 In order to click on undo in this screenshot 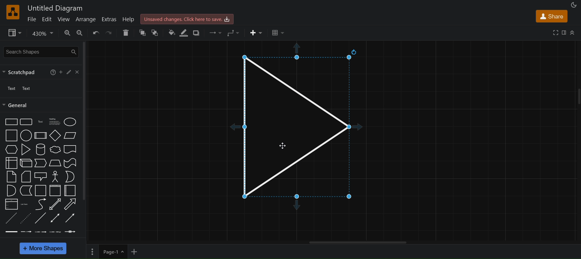, I will do `click(95, 32)`.